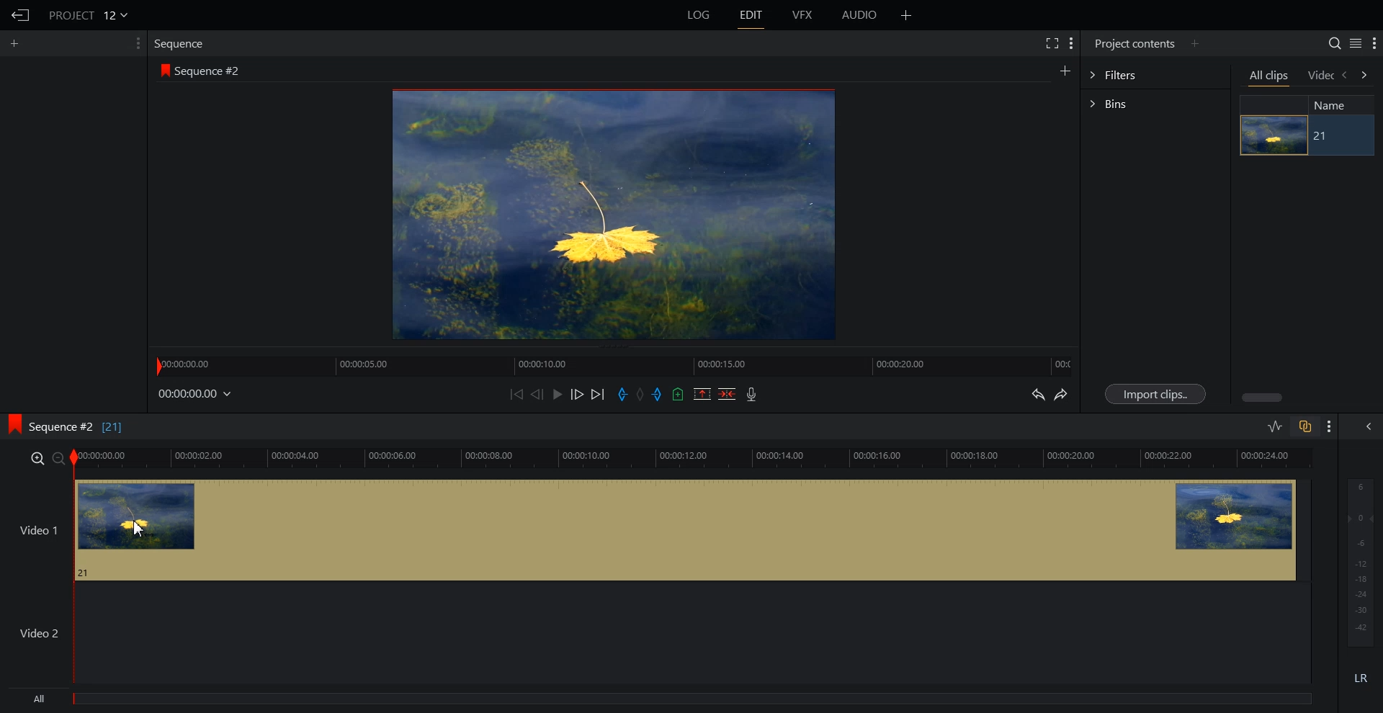 This screenshot has width=1383, height=713. I want to click on Show Setting Menu, so click(133, 44).